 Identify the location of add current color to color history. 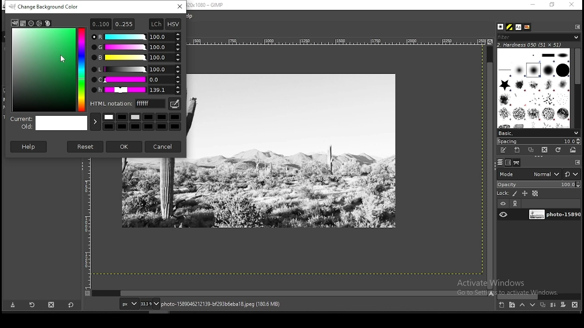
(95, 122).